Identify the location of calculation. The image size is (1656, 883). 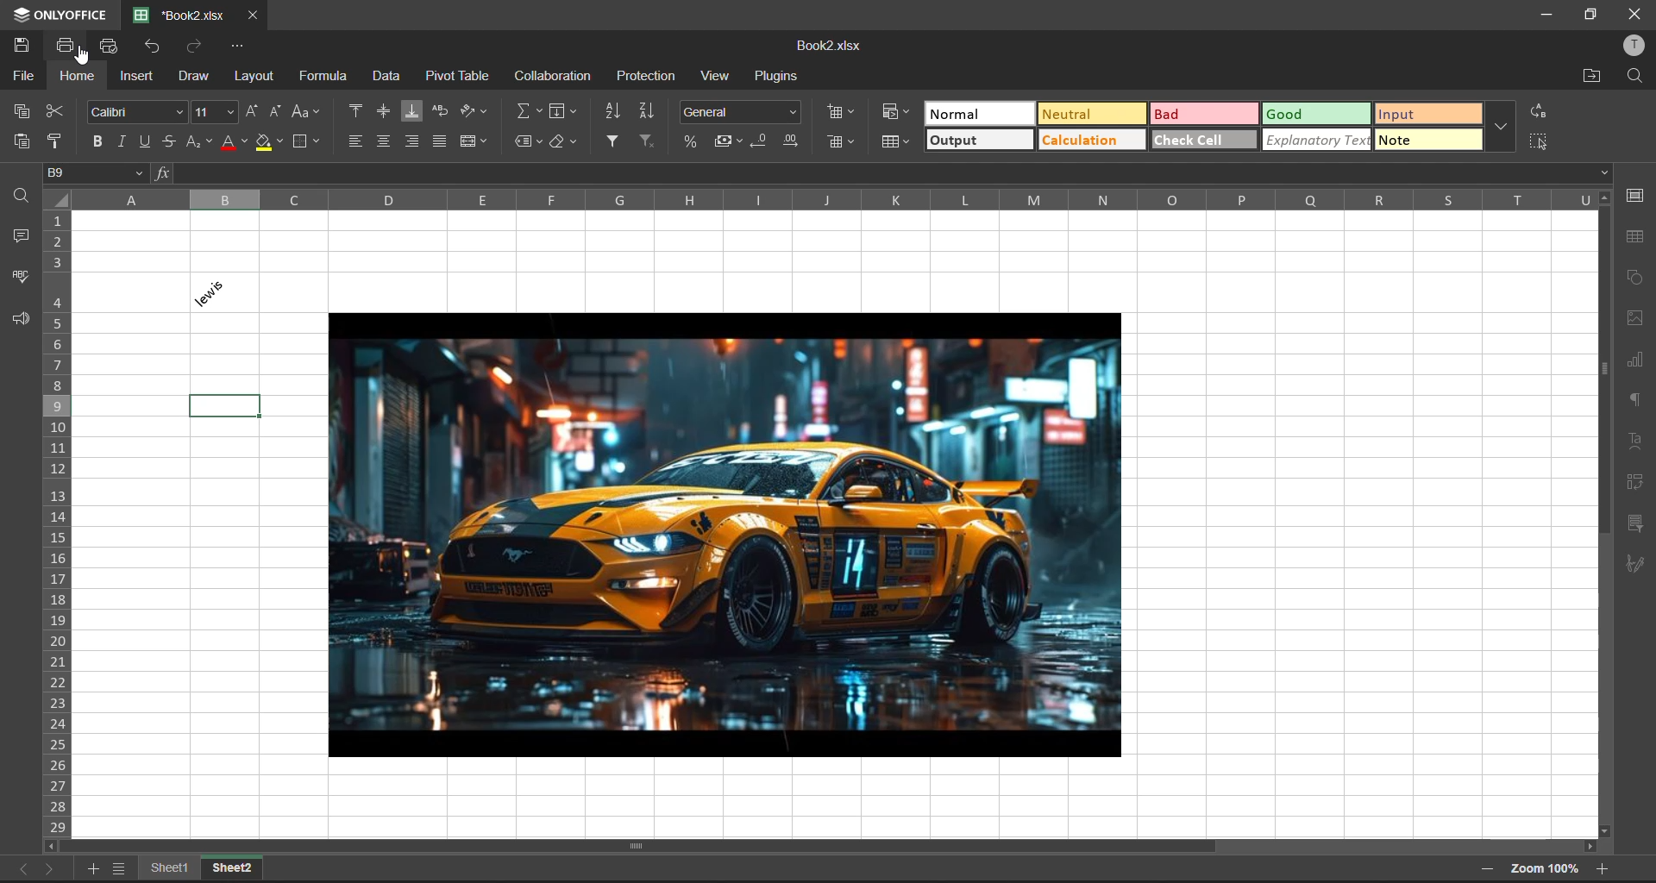
(1096, 137).